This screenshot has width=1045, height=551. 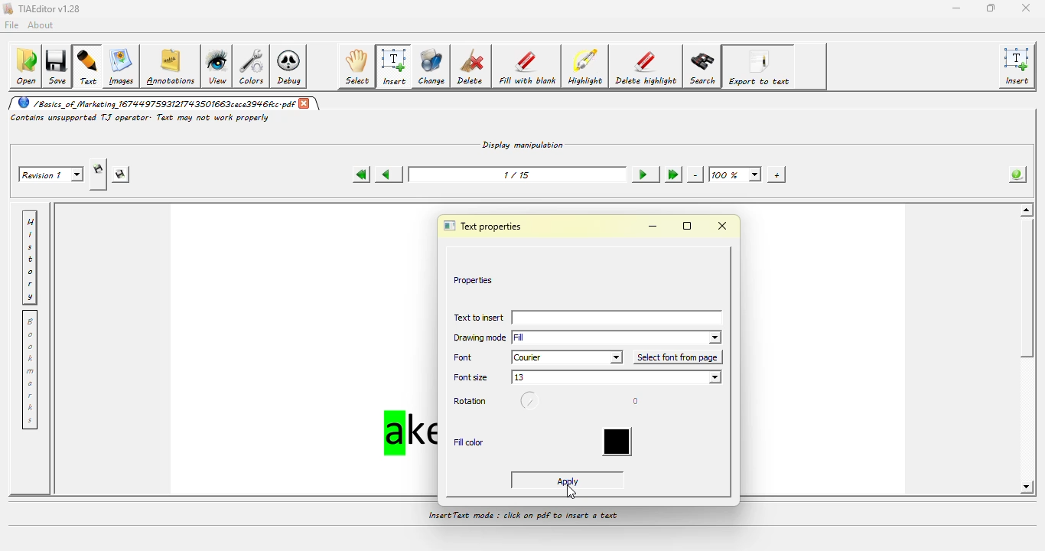 I want to click on save, so click(x=59, y=65).